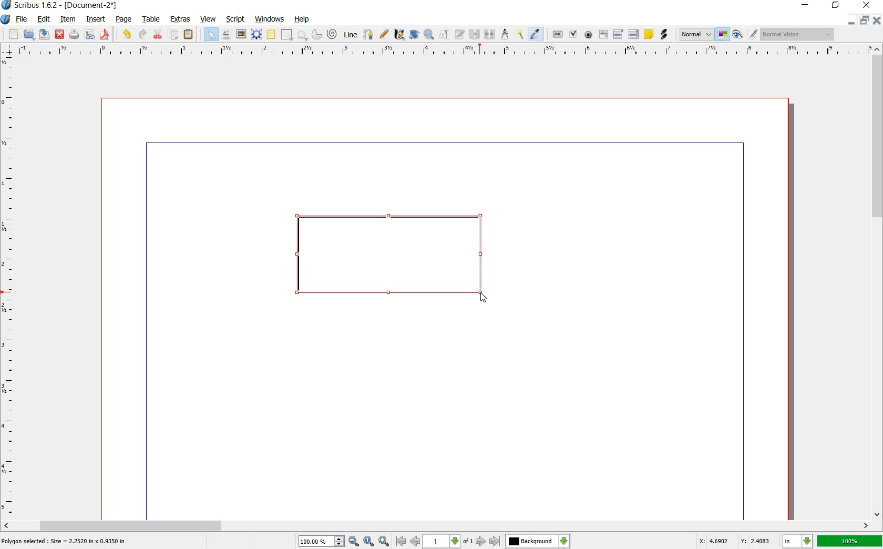 Image resolution: width=883 pixels, height=549 pixels. Describe the element at coordinates (835, 7) in the screenshot. I see `RESTORE` at that location.